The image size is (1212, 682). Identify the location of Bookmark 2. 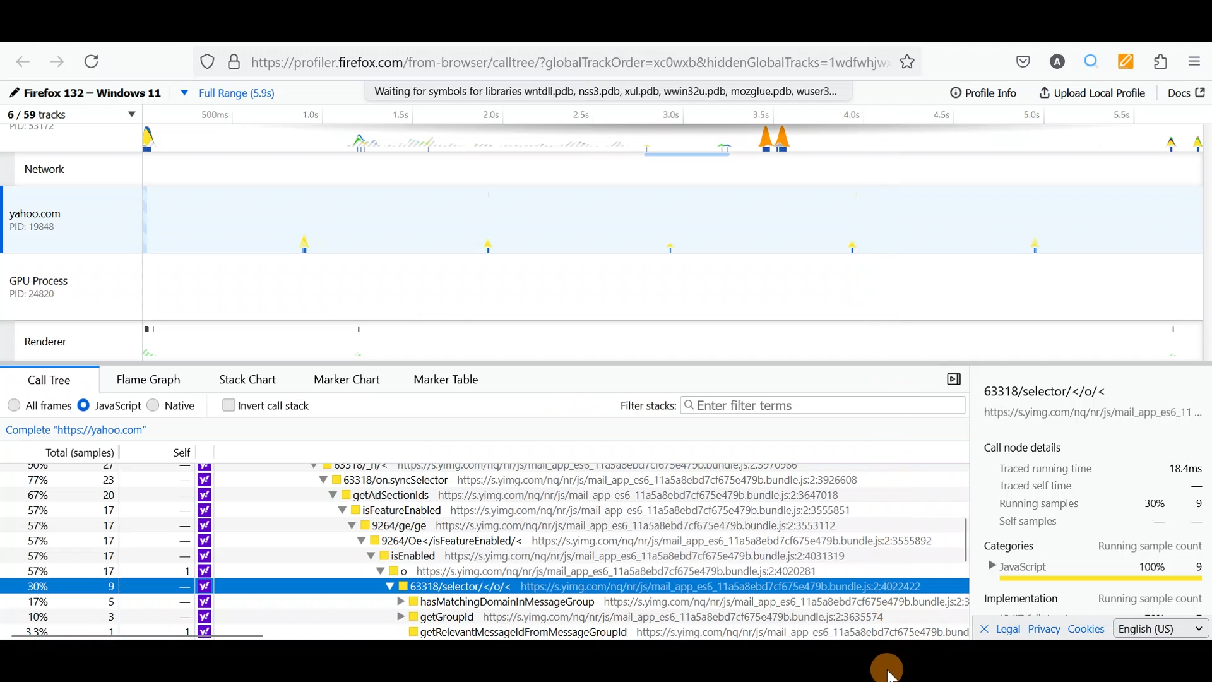
(252, 90).